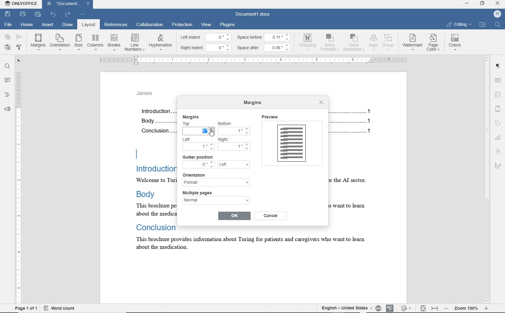  Describe the element at coordinates (292, 142) in the screenshot. I see `preview` at that location.